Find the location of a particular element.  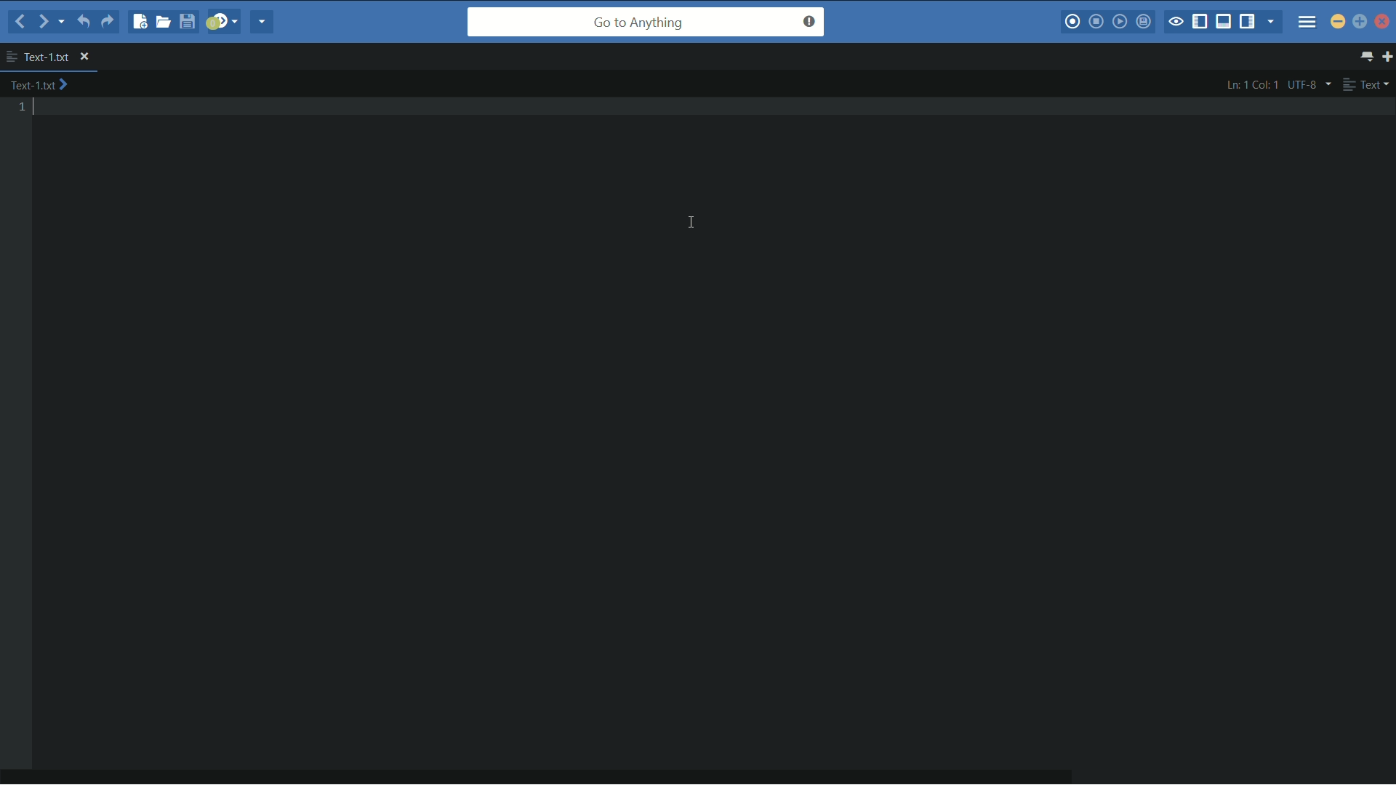

go to anything  is located at coordinates (646, 22).